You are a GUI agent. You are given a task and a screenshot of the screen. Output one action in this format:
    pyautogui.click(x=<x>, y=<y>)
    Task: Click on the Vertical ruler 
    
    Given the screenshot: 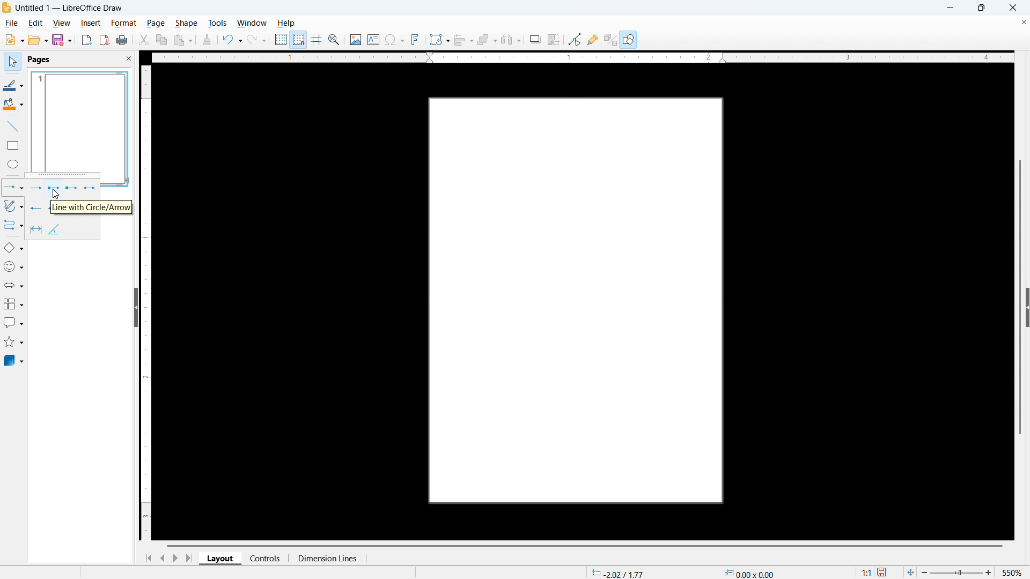 What is the action you would take?
    pyautogui.click(x=146, y=303)
    